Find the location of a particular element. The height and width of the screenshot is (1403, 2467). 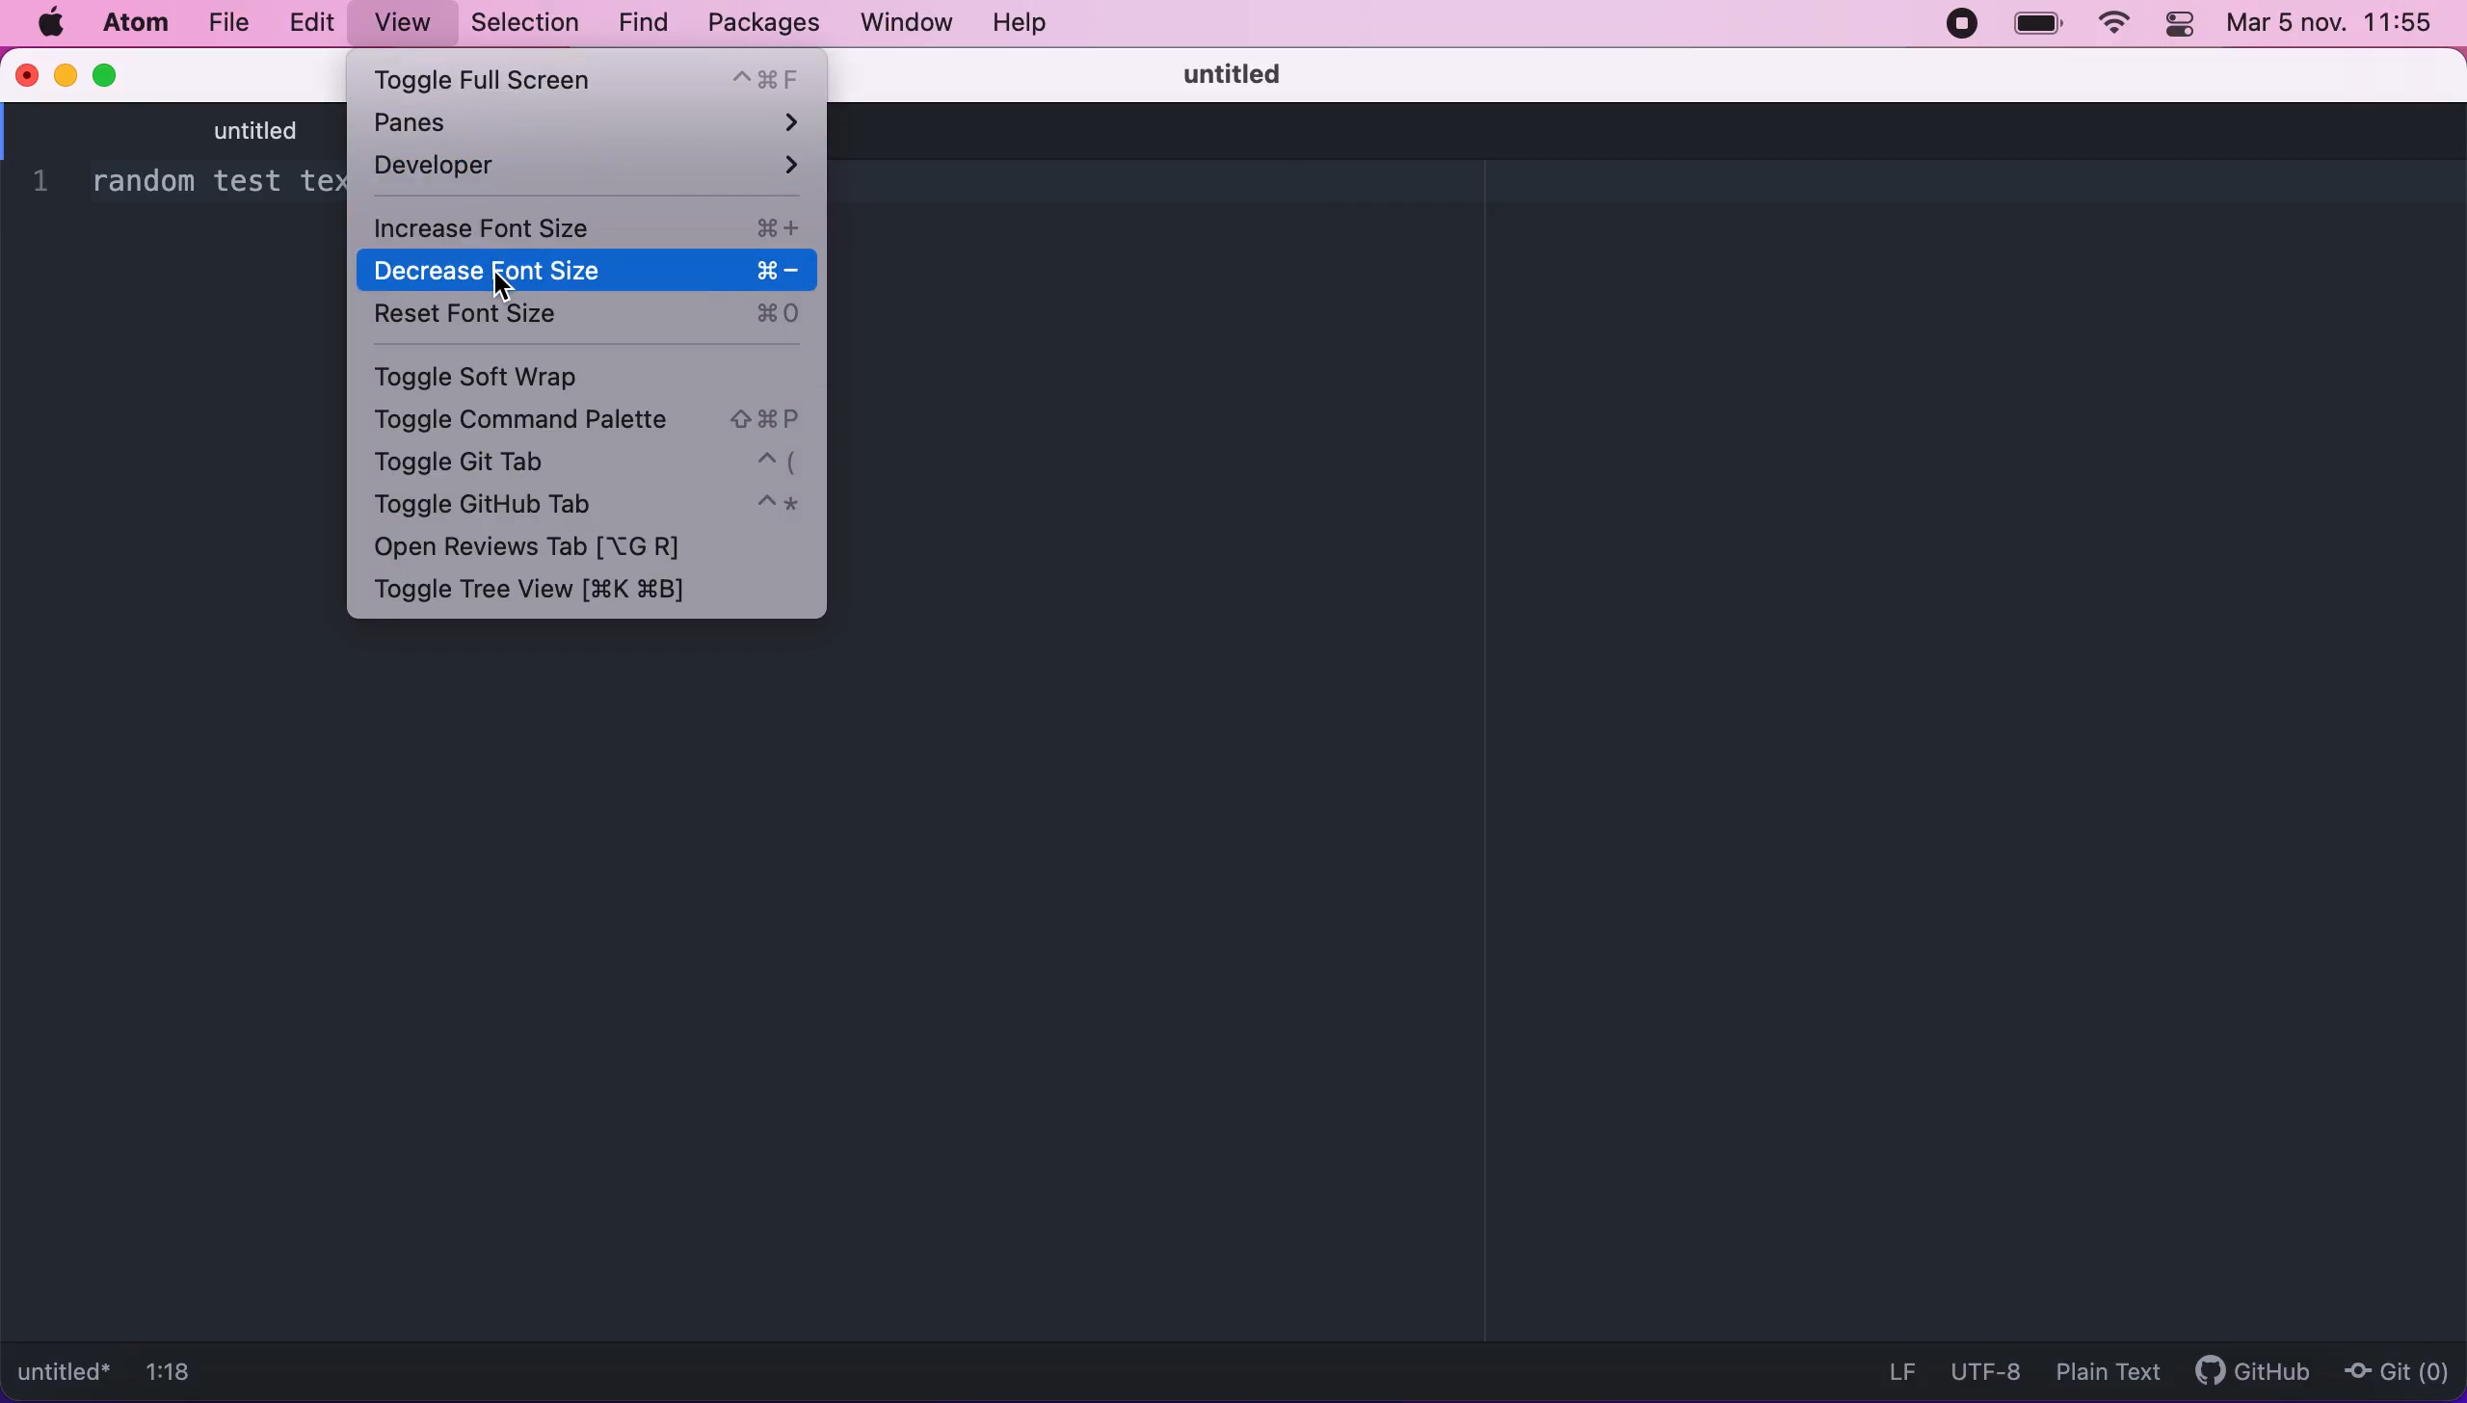

selection is located at coordinates (530, 23).